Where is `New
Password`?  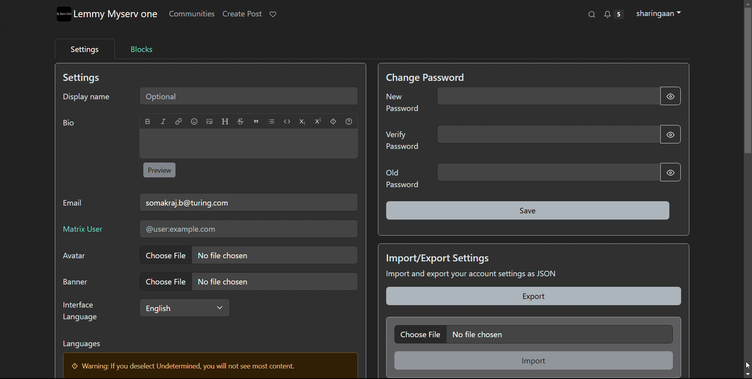 New
Password is located at coordinates (401, 102).